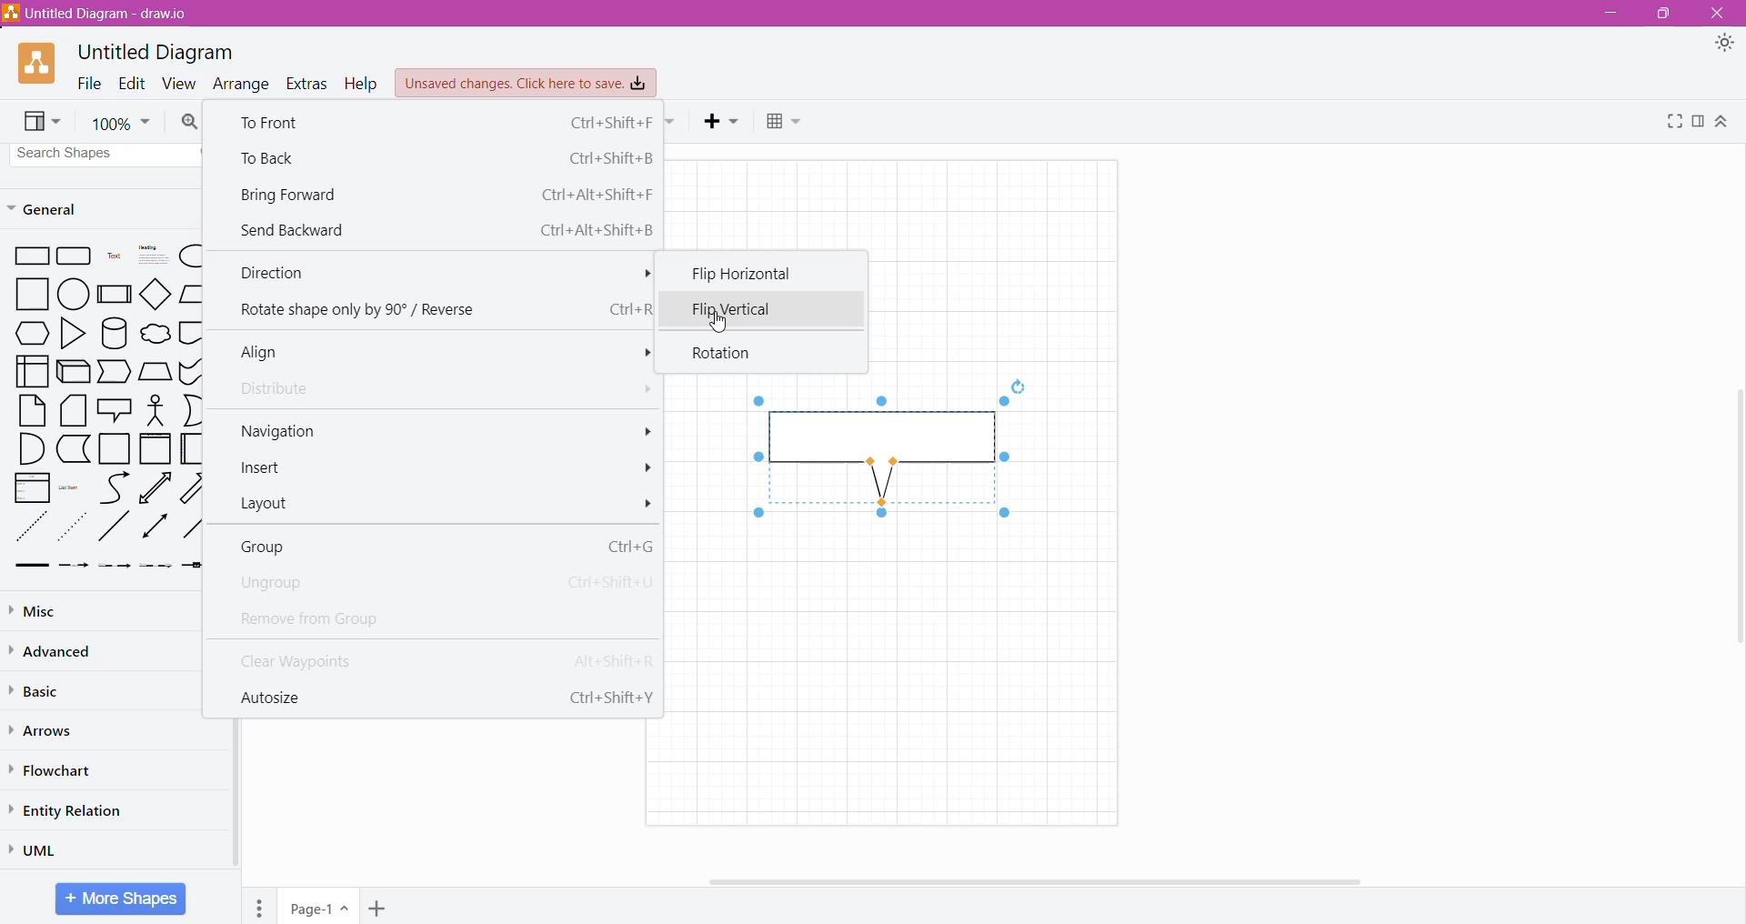 This screenshot has height=924, width=1746. I want to click on Canvas area, so click(905, 670).